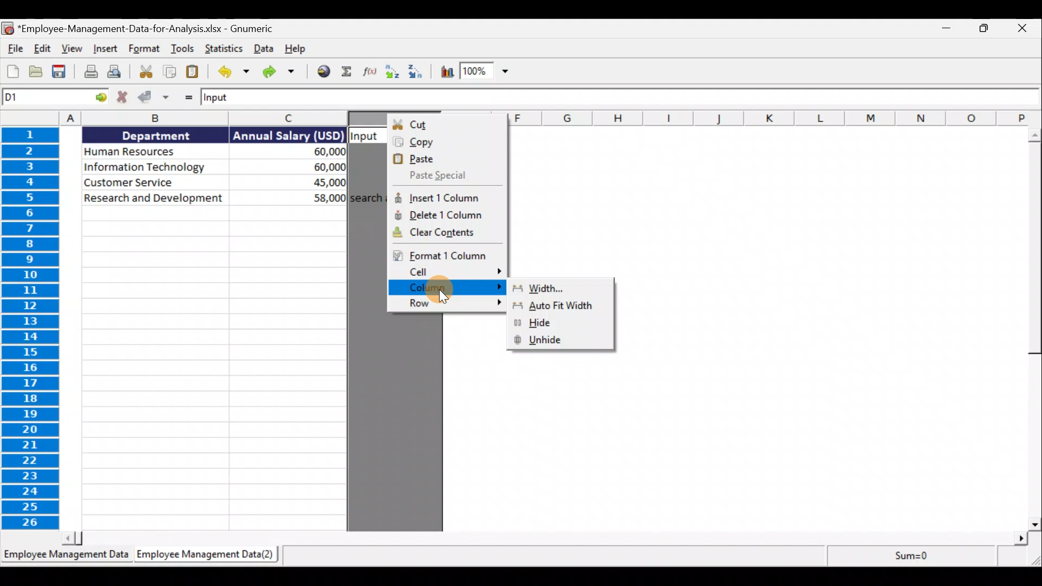  I want to click on Row, so click(446, 304).